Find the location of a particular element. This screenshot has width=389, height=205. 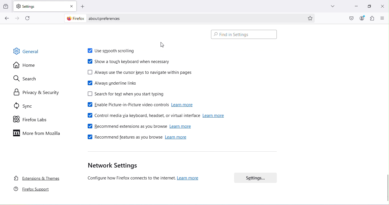

Close tab is located at coordinates (72, 7).